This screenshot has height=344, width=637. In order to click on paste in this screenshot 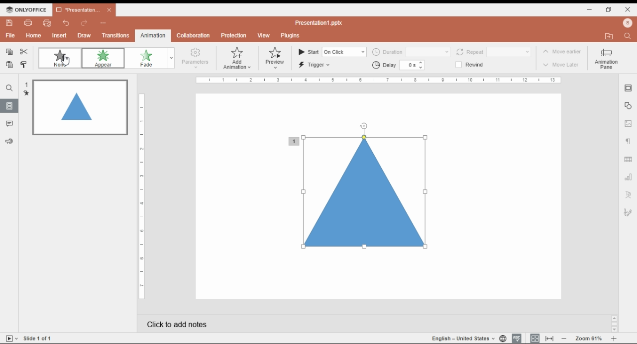, I will do `click(9, 64)`.